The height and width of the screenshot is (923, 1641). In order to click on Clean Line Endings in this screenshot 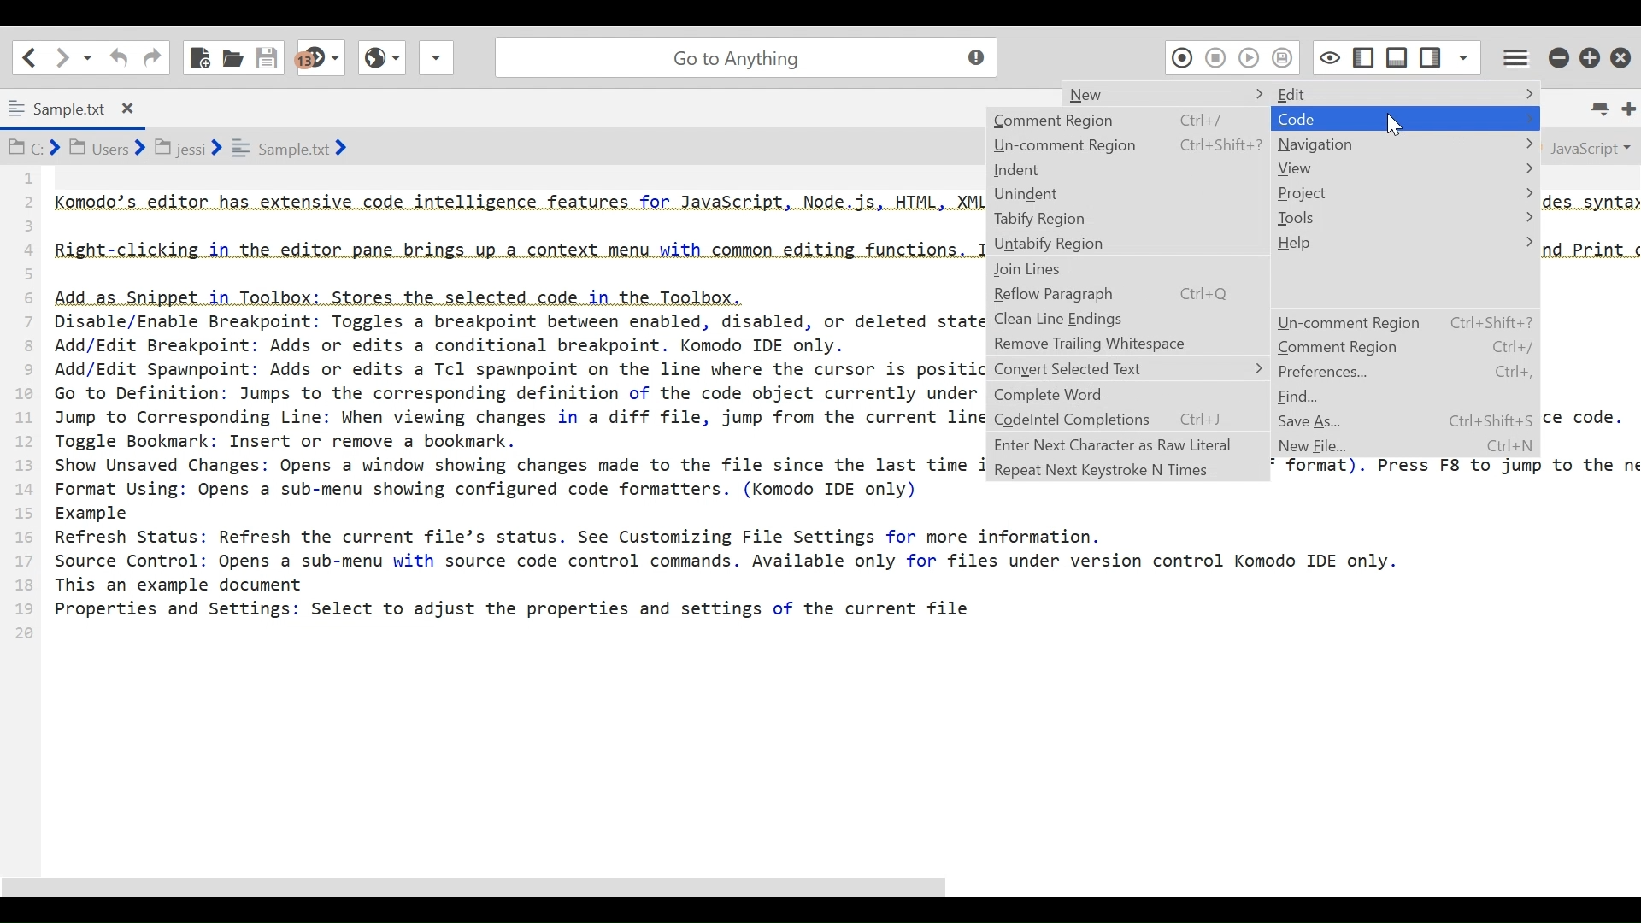, I will do `click(1126, 320)`.